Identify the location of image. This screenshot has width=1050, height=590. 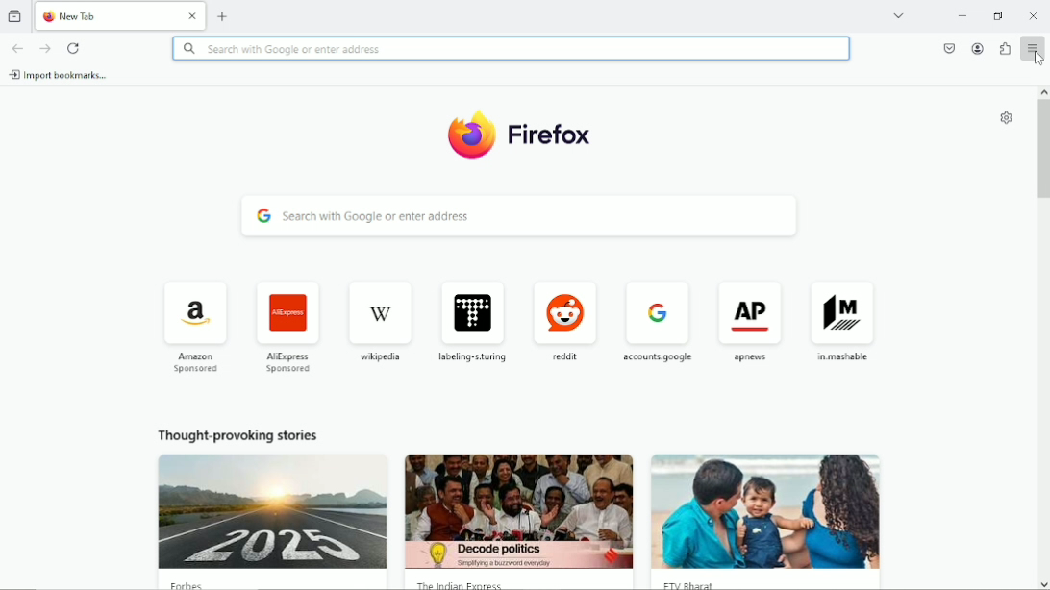
(273, 513).